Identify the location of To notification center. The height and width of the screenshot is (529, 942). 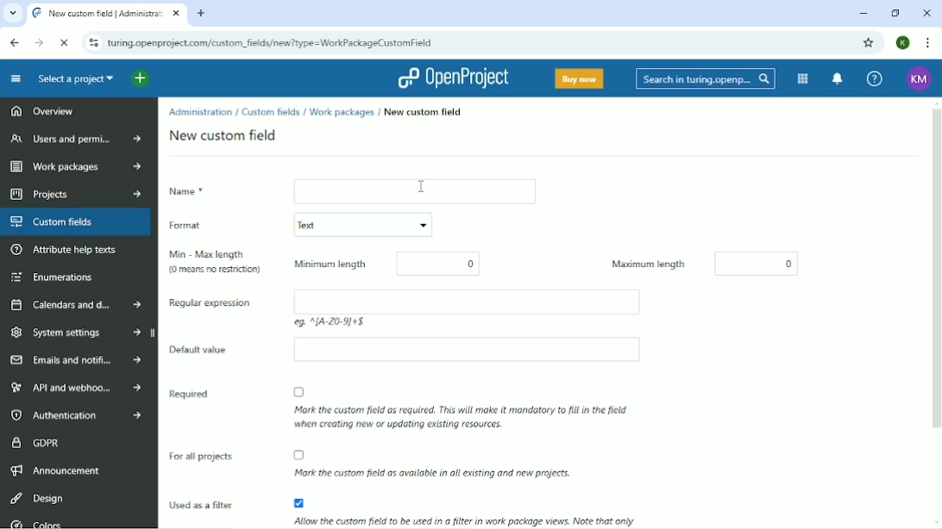
(838, 79).